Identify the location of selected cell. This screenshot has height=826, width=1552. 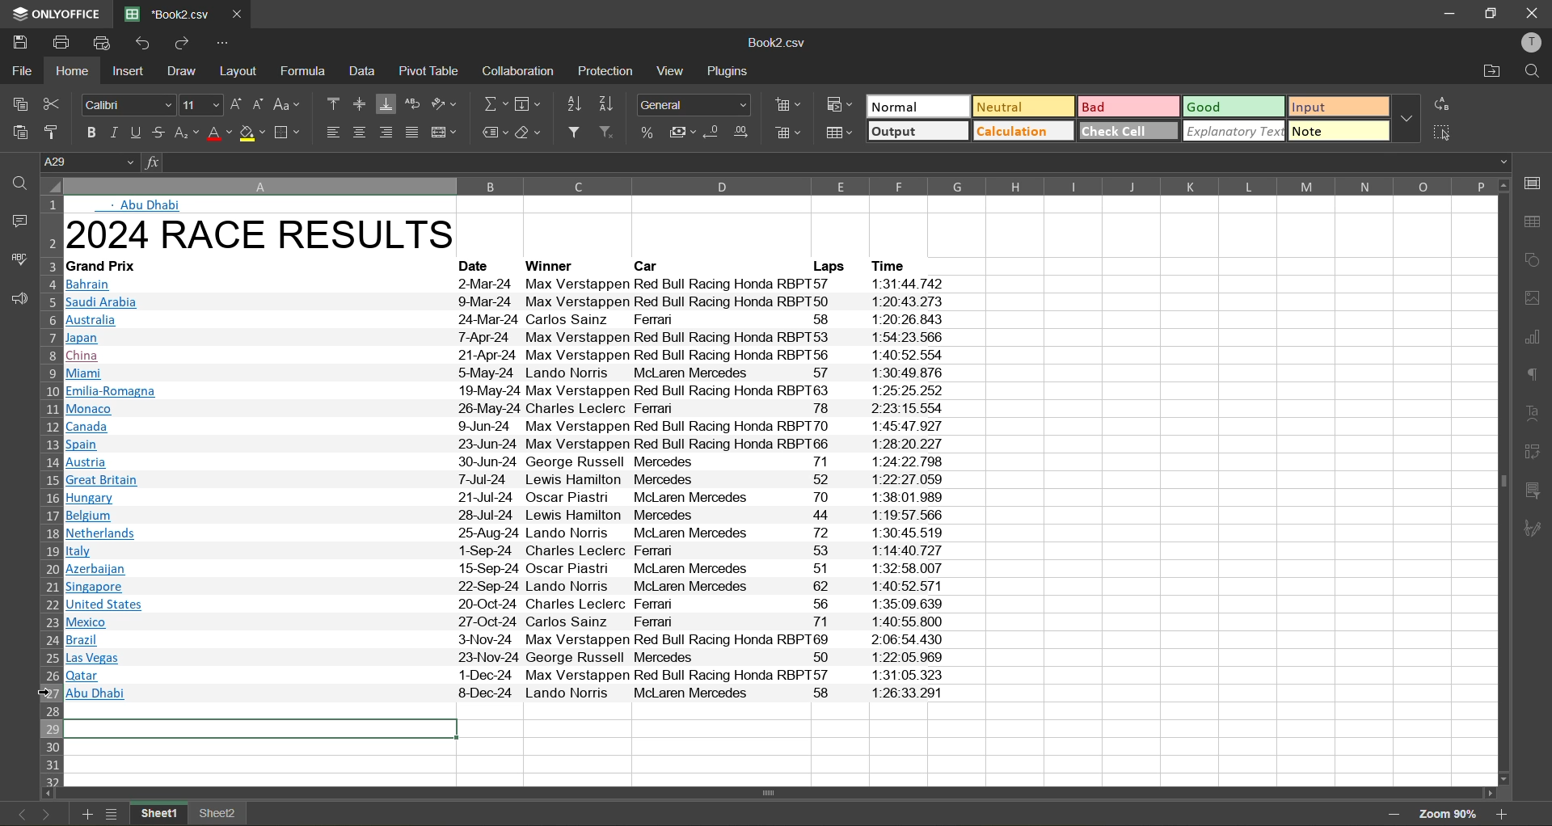
(260, 728).